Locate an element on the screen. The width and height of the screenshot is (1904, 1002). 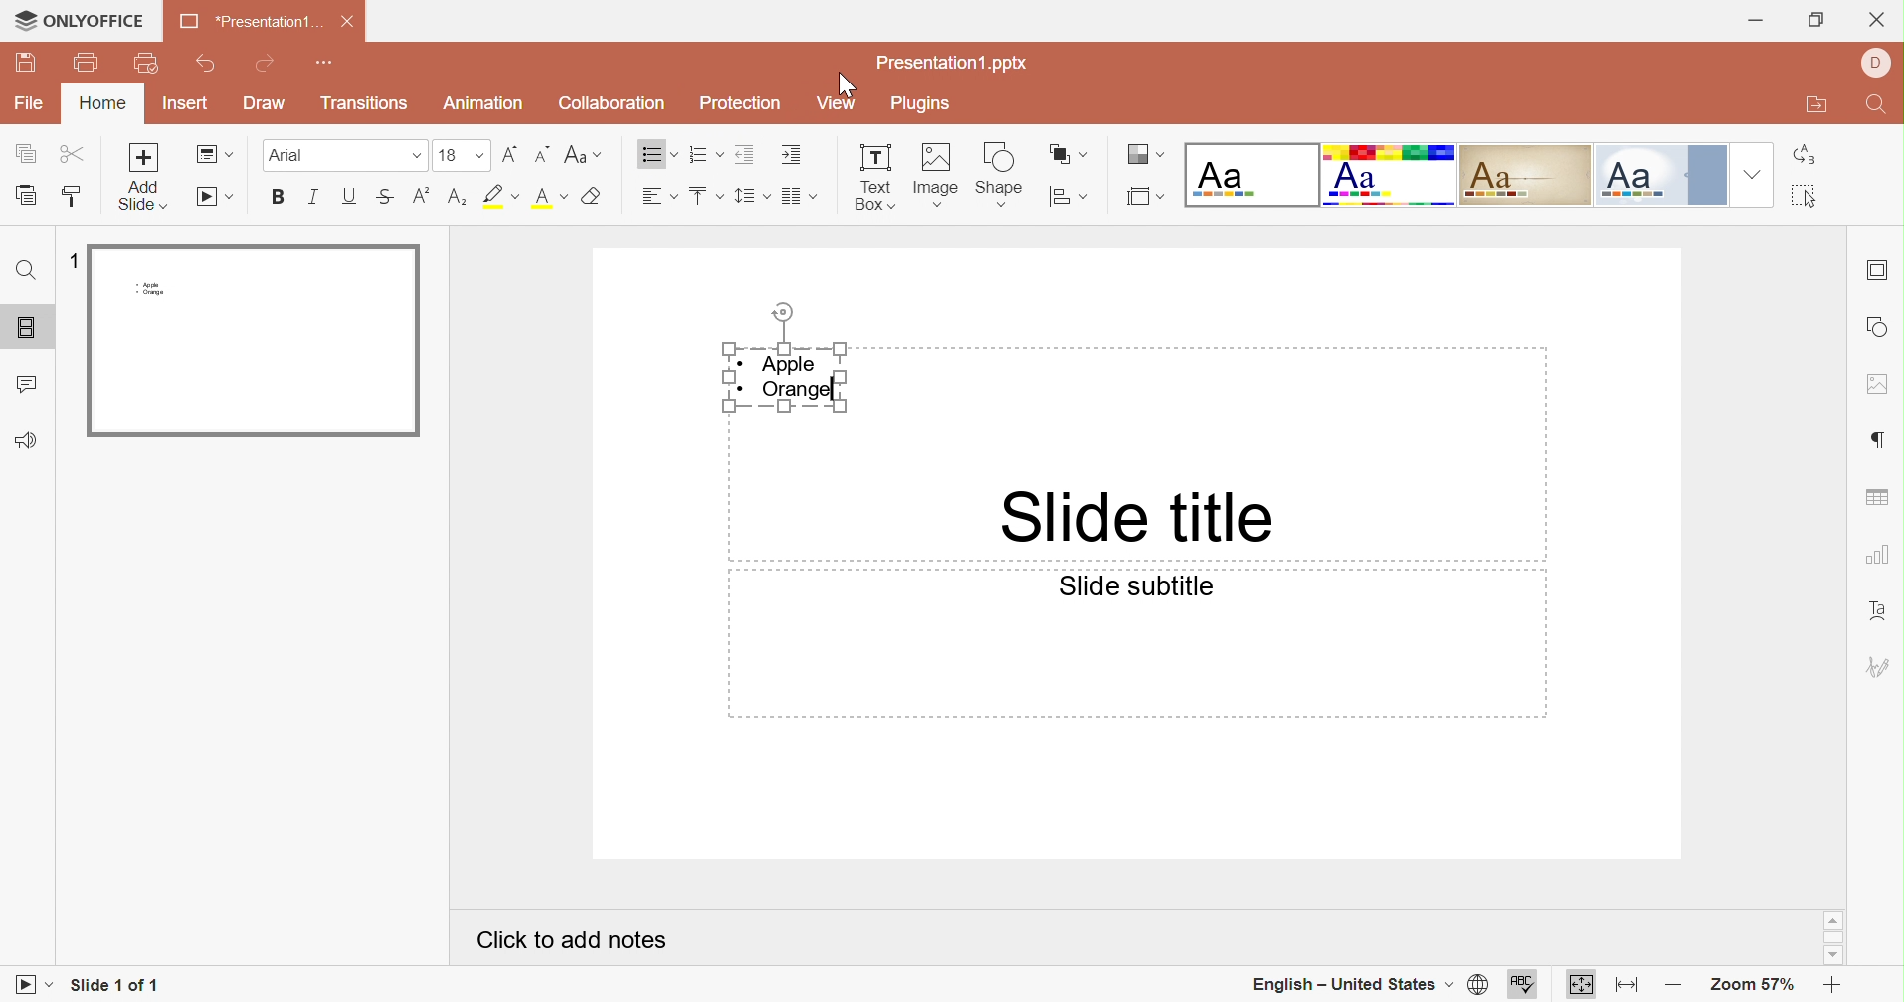
Scroll Down is located at coordinates (1838, 956).